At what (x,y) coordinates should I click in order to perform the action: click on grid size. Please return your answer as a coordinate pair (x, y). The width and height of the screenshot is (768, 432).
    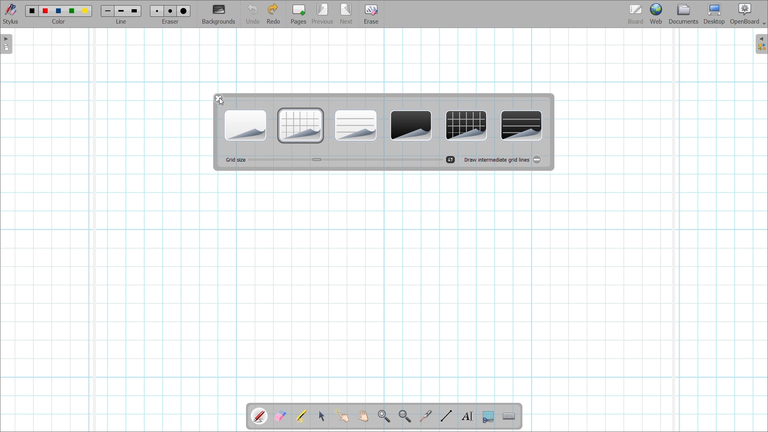
    Looking at the image, I should click on (235, 160).